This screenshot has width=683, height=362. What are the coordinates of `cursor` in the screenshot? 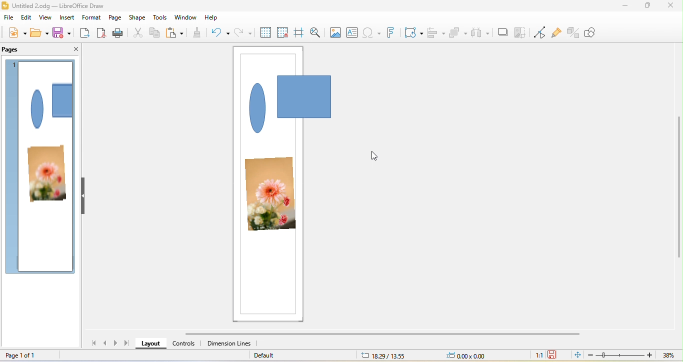 It's located at (373, 156).